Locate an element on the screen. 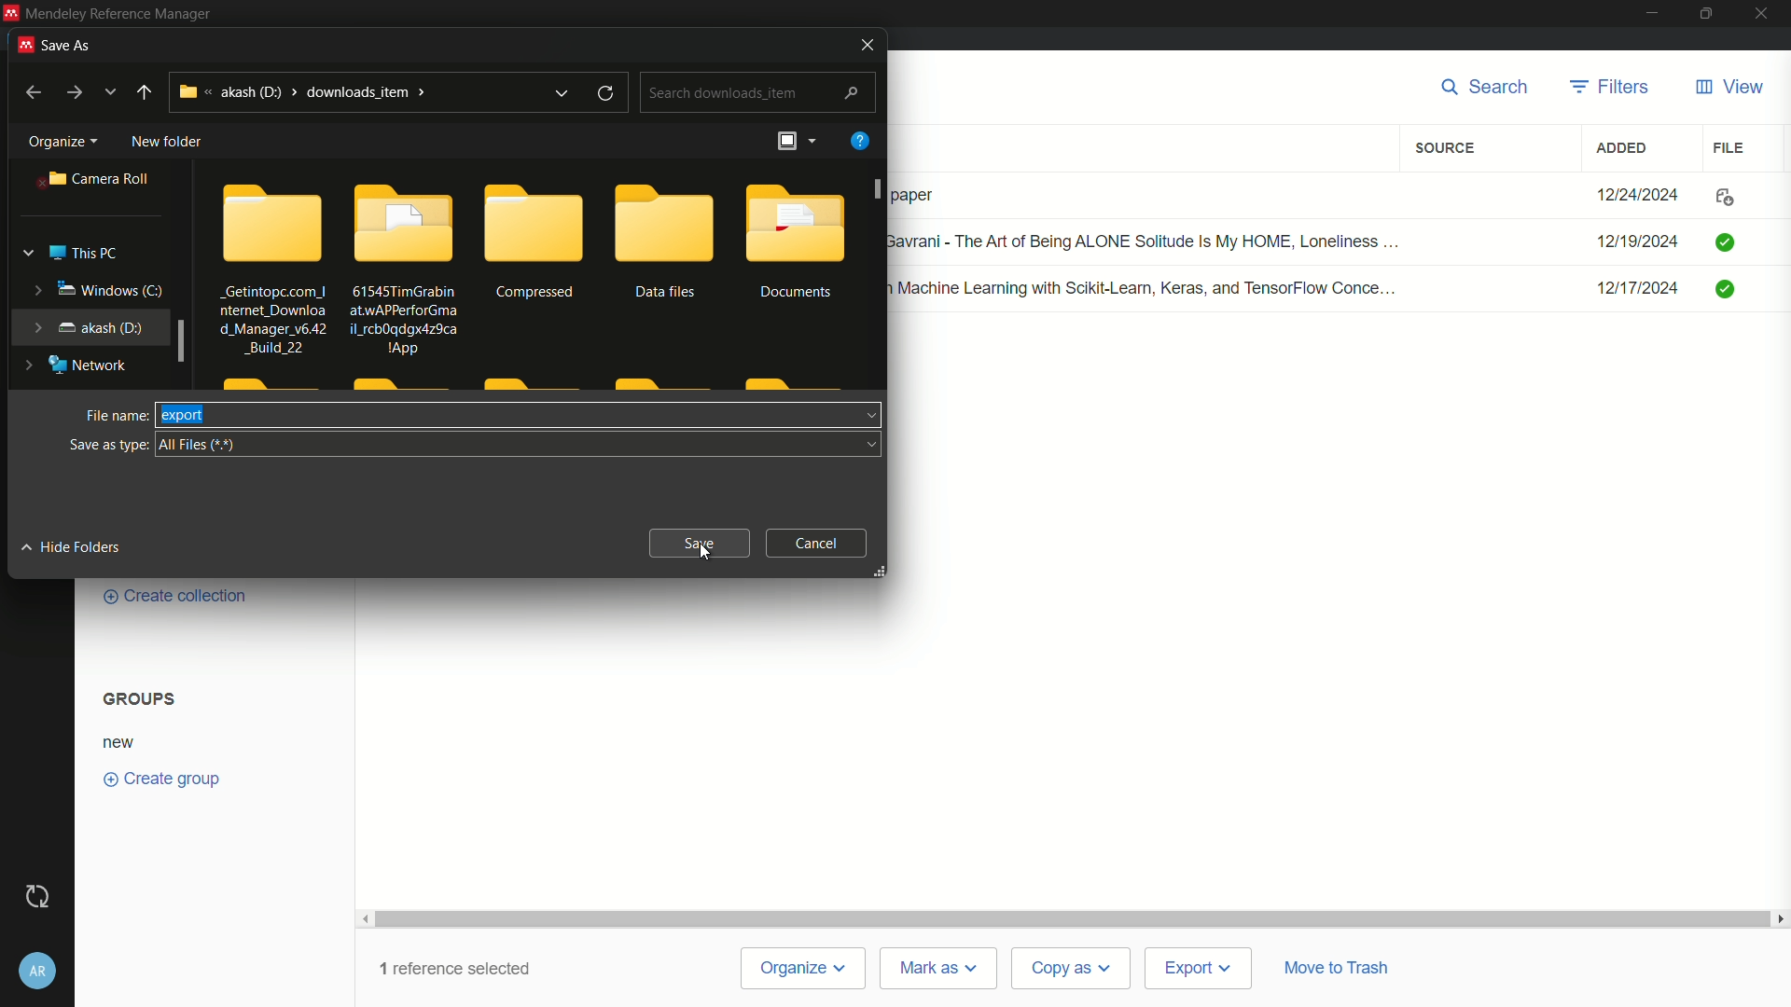  folder is located at coordinates (534, 221).